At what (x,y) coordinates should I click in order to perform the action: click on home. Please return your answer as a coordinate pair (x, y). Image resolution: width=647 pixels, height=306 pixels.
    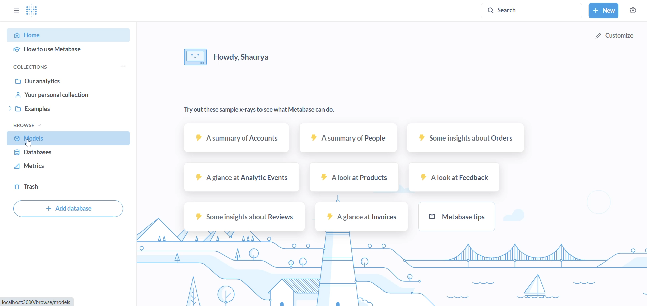
    Looking at the image, I should click on (66, 36).